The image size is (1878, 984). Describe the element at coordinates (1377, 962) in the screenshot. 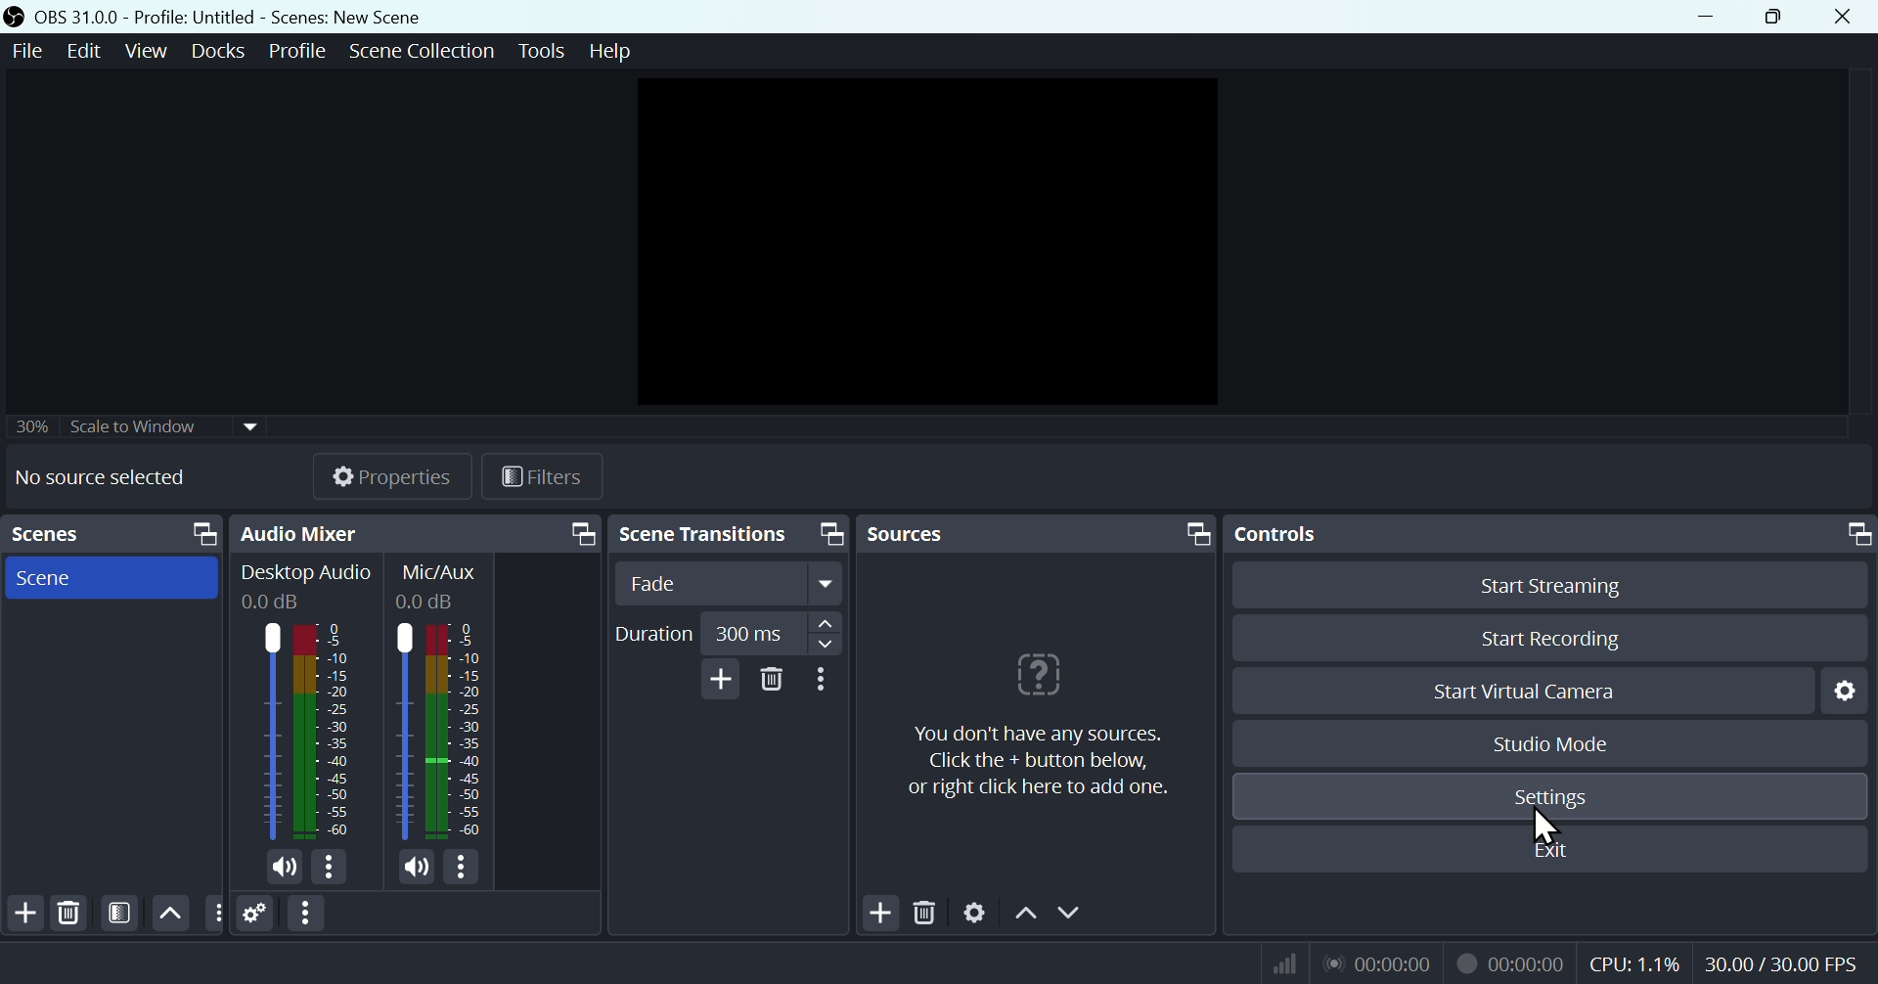

I see `` at that location.